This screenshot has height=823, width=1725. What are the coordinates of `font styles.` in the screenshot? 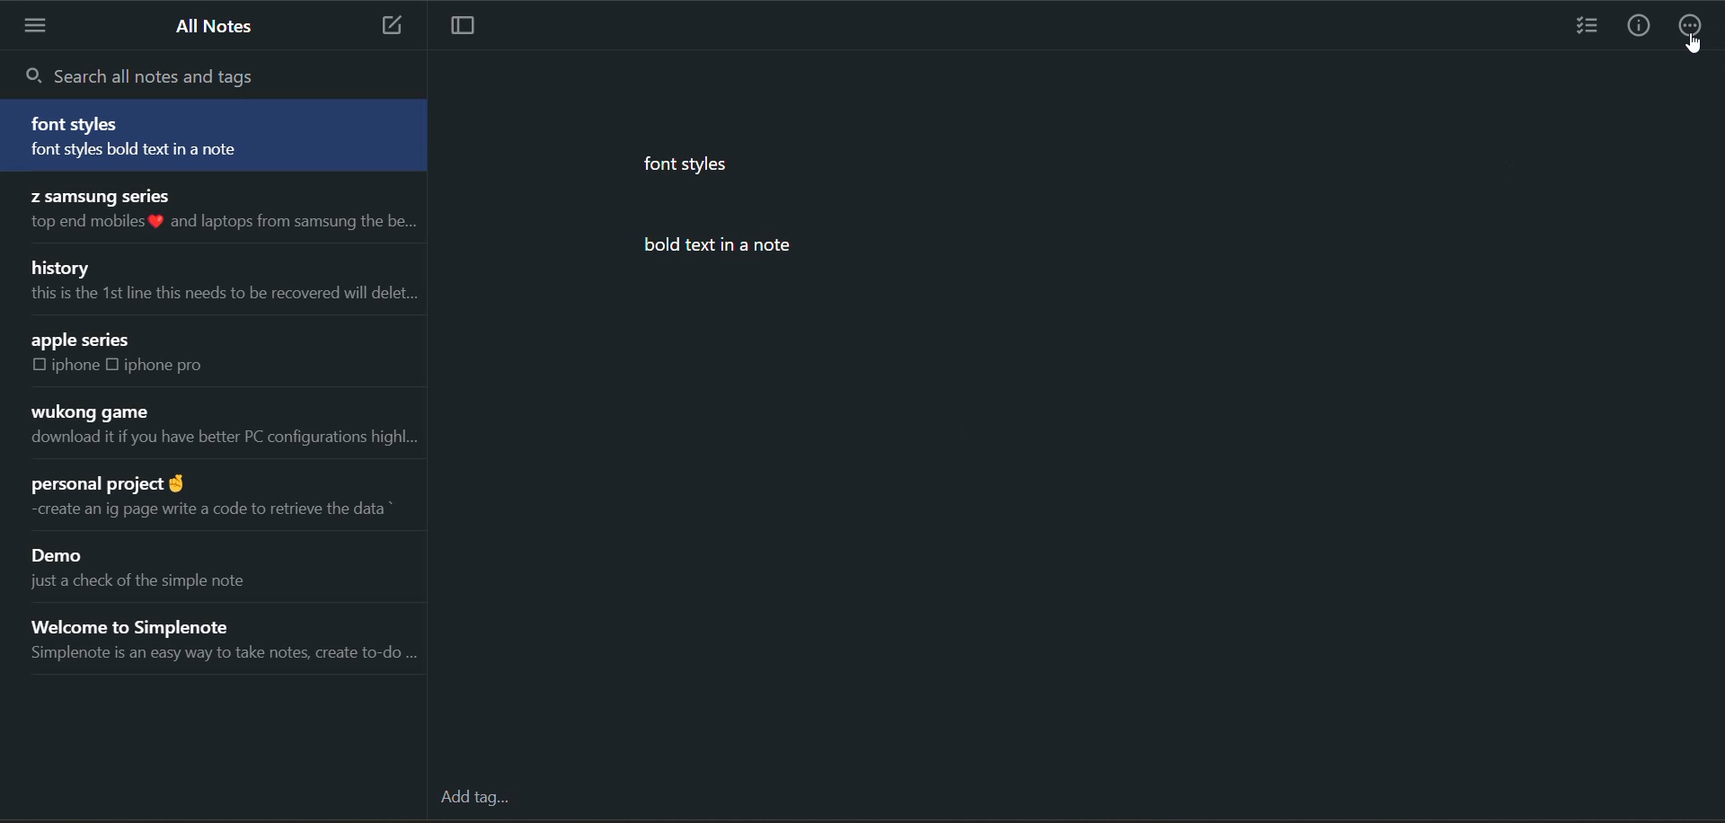 It's located at (691, 163).